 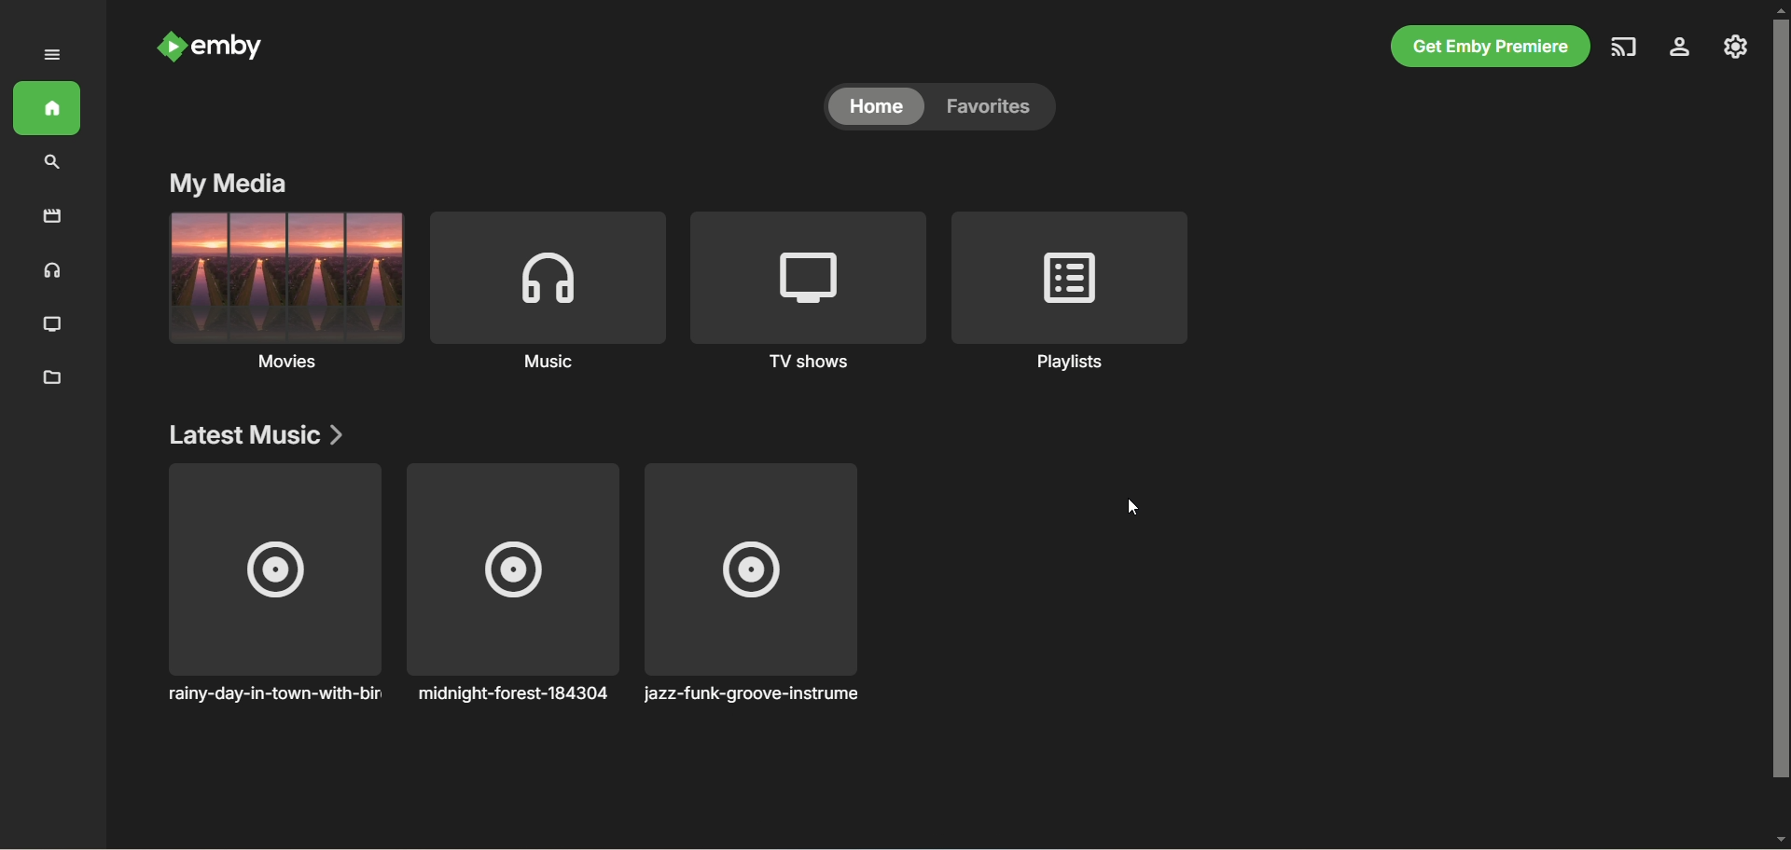 I want to click on music, so click(x=52, y=272).